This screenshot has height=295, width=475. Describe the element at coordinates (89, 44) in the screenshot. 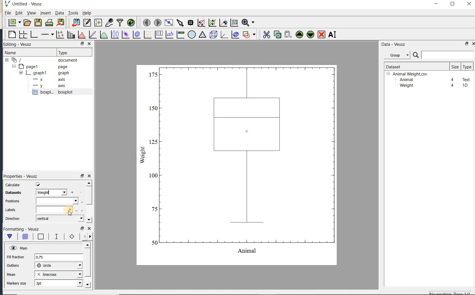

I see `CLOSE` at that location.